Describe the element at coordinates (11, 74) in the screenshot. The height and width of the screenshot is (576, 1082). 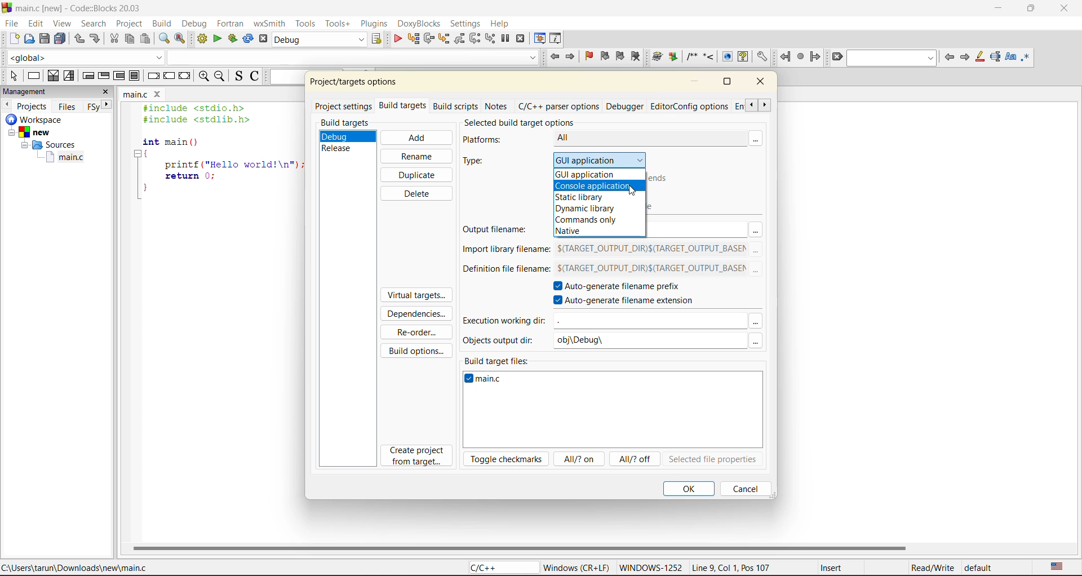
I see `select` at that location.